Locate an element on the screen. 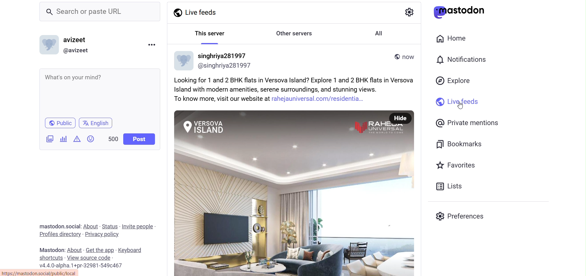  about is located at coordinates (90, 226).